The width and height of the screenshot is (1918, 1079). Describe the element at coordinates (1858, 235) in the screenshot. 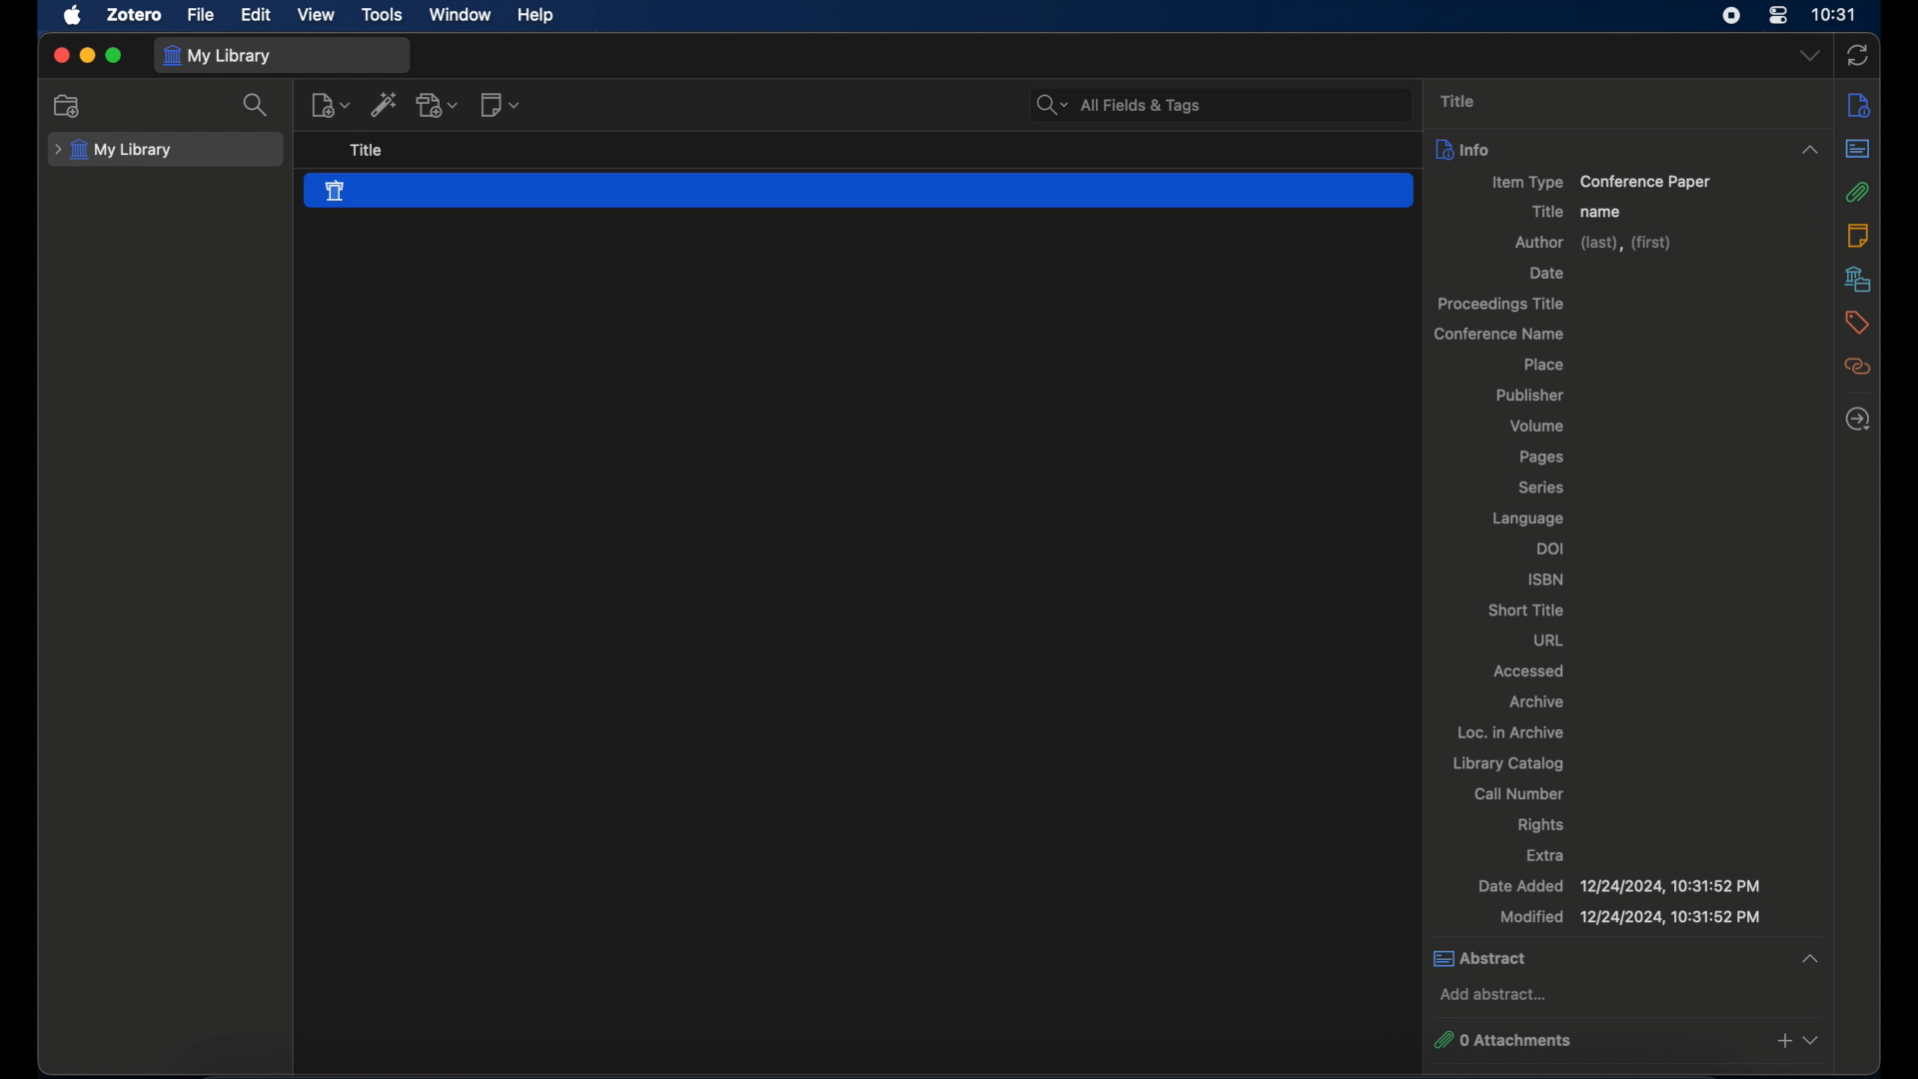

I see `notes` at that location.